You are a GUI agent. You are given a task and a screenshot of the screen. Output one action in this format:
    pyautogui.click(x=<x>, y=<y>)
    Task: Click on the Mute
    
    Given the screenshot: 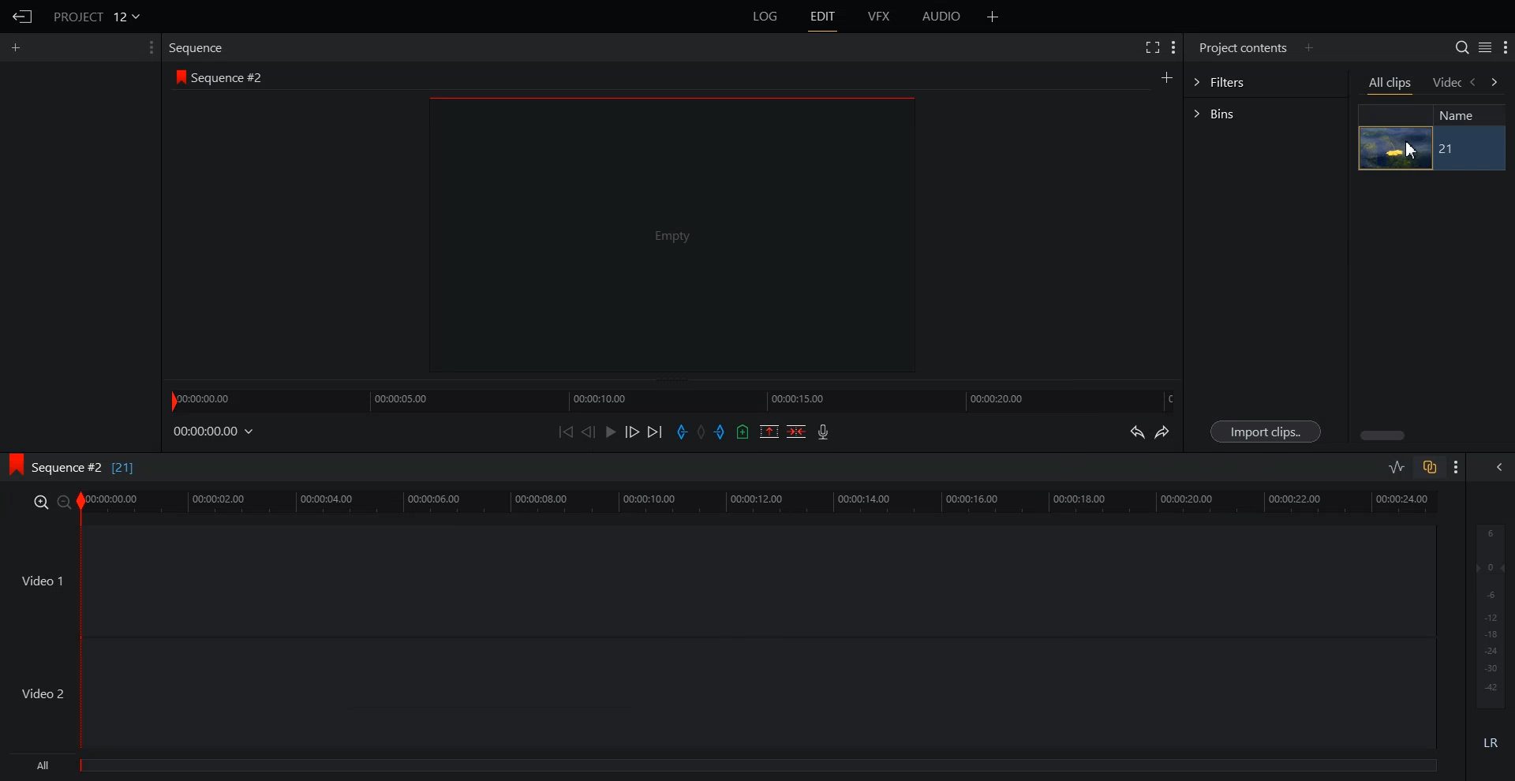 What is the action you would take?
    pyautogui.click(x=1491, y=742)
    